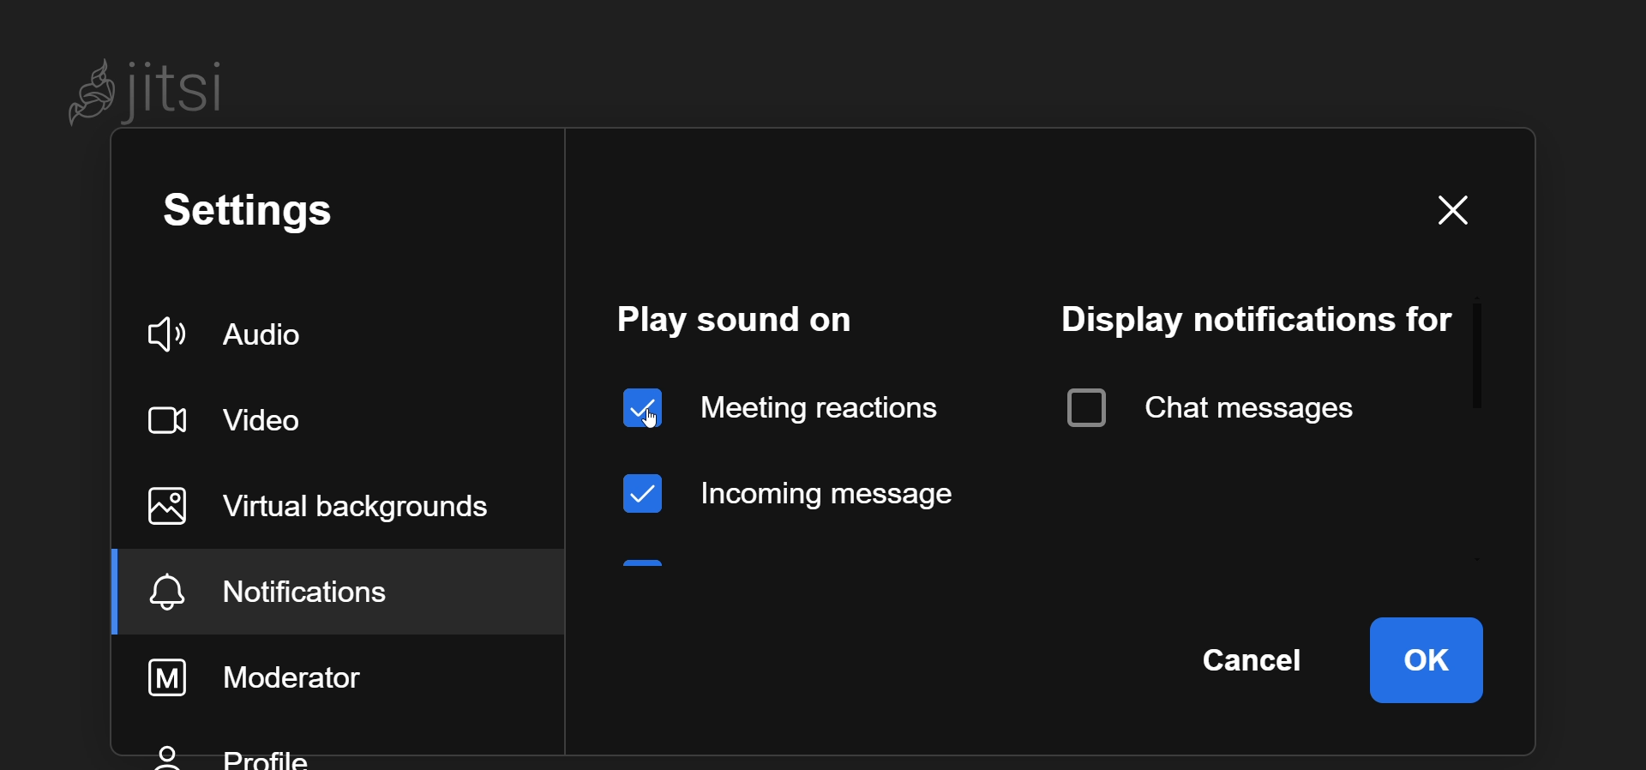 This screenshot has width=1646, height=770. What do you see at coordinates (261, 674) in the screenshot?
I see `moderator` at bounding box center [261, 674].